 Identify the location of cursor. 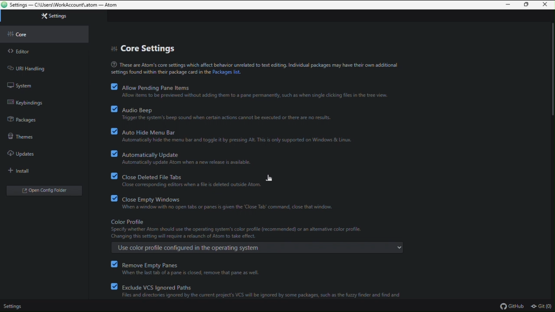
(270, 177).